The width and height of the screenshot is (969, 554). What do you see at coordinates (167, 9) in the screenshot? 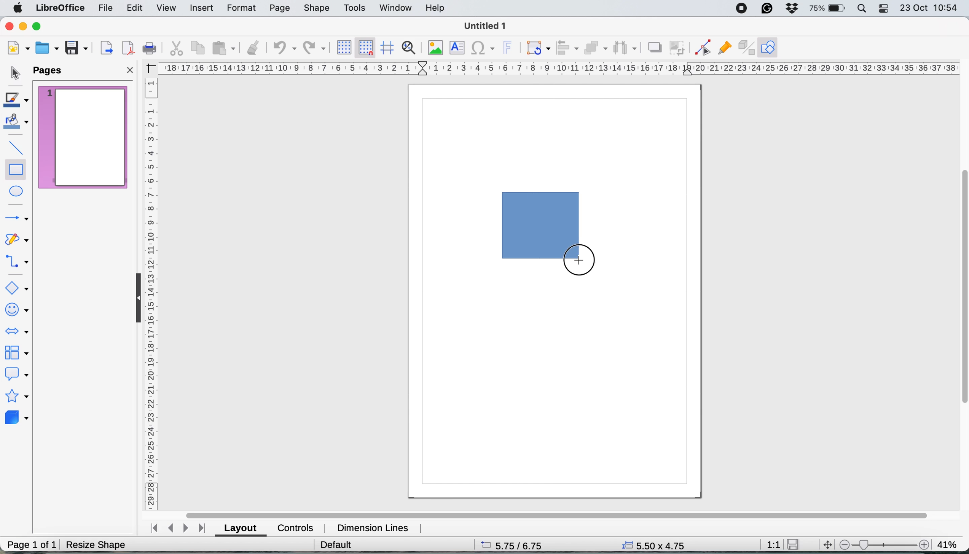
I see `view` at bounding box center [167, 9].